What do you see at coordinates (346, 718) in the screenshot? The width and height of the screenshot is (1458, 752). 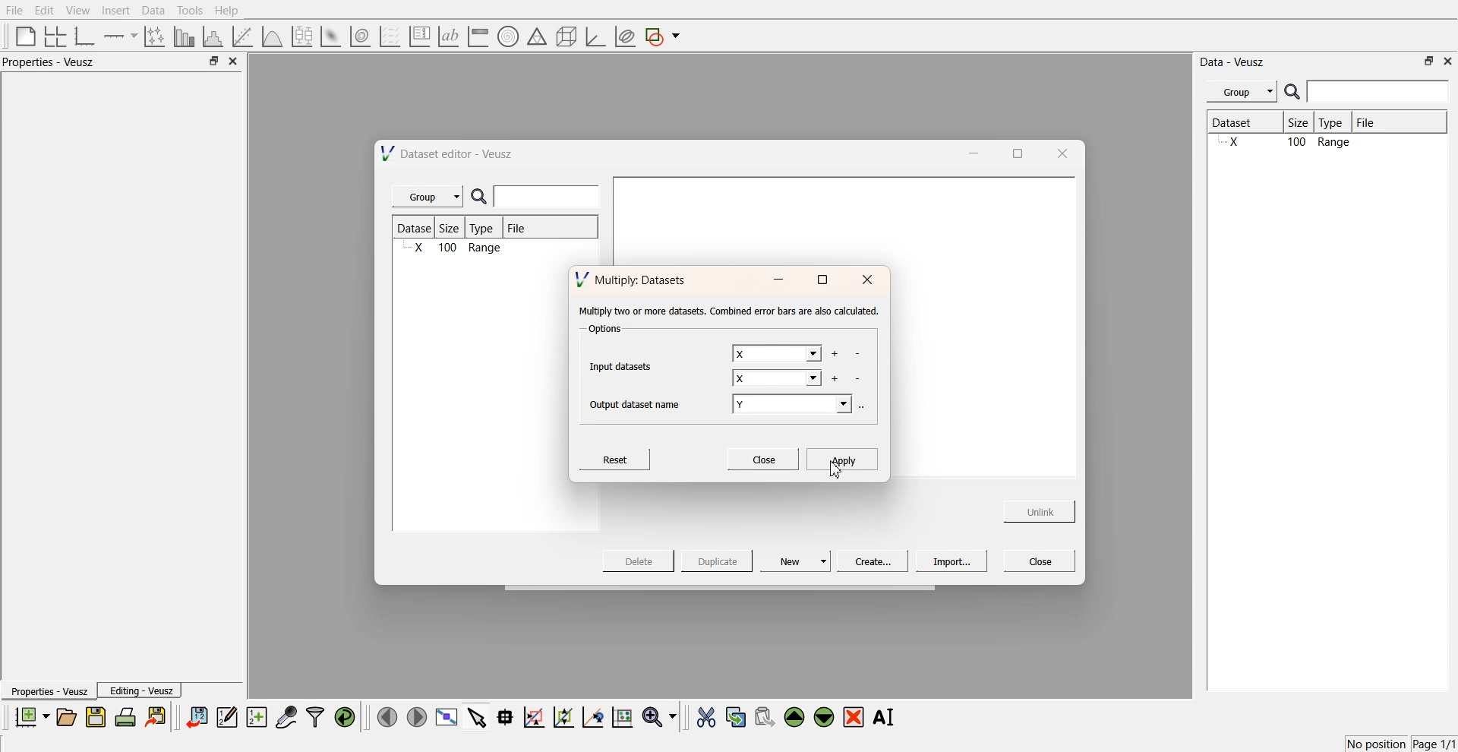 I see `reload the data points` at bounding box center [346, 718].